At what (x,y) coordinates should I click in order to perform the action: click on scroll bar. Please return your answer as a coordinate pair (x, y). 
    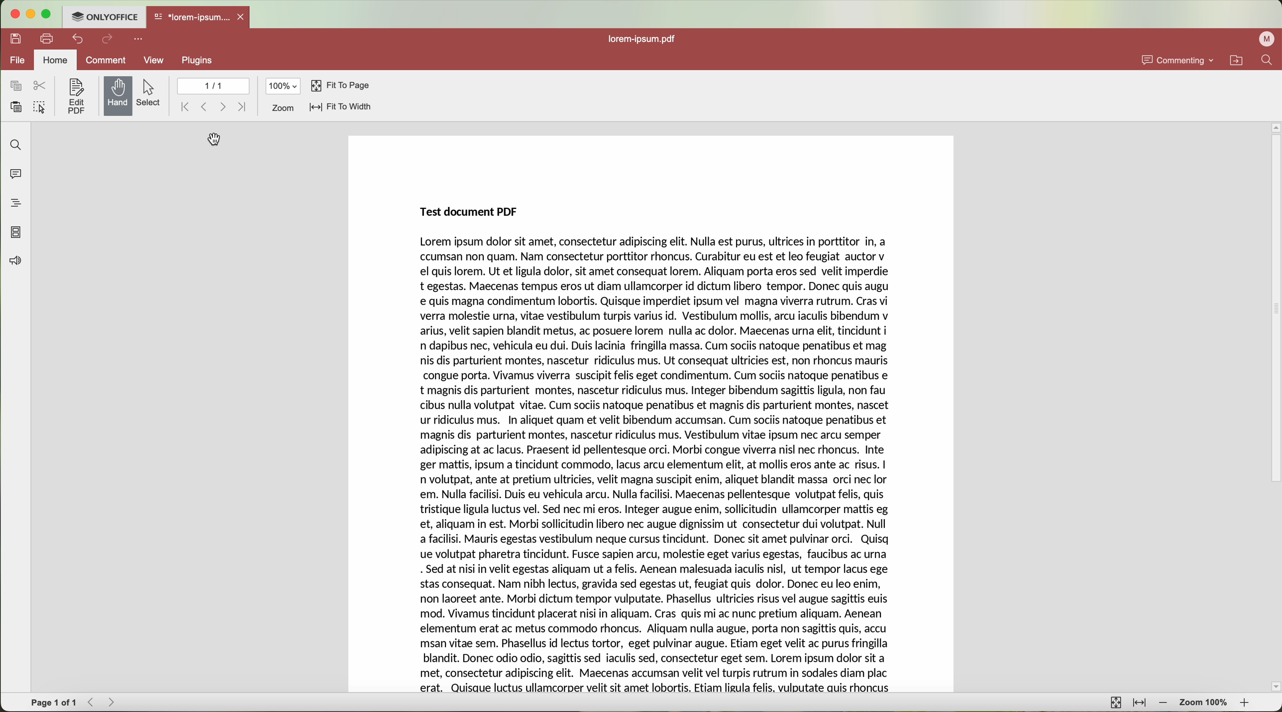
    Looking at the image, I should click on (1274, 406).